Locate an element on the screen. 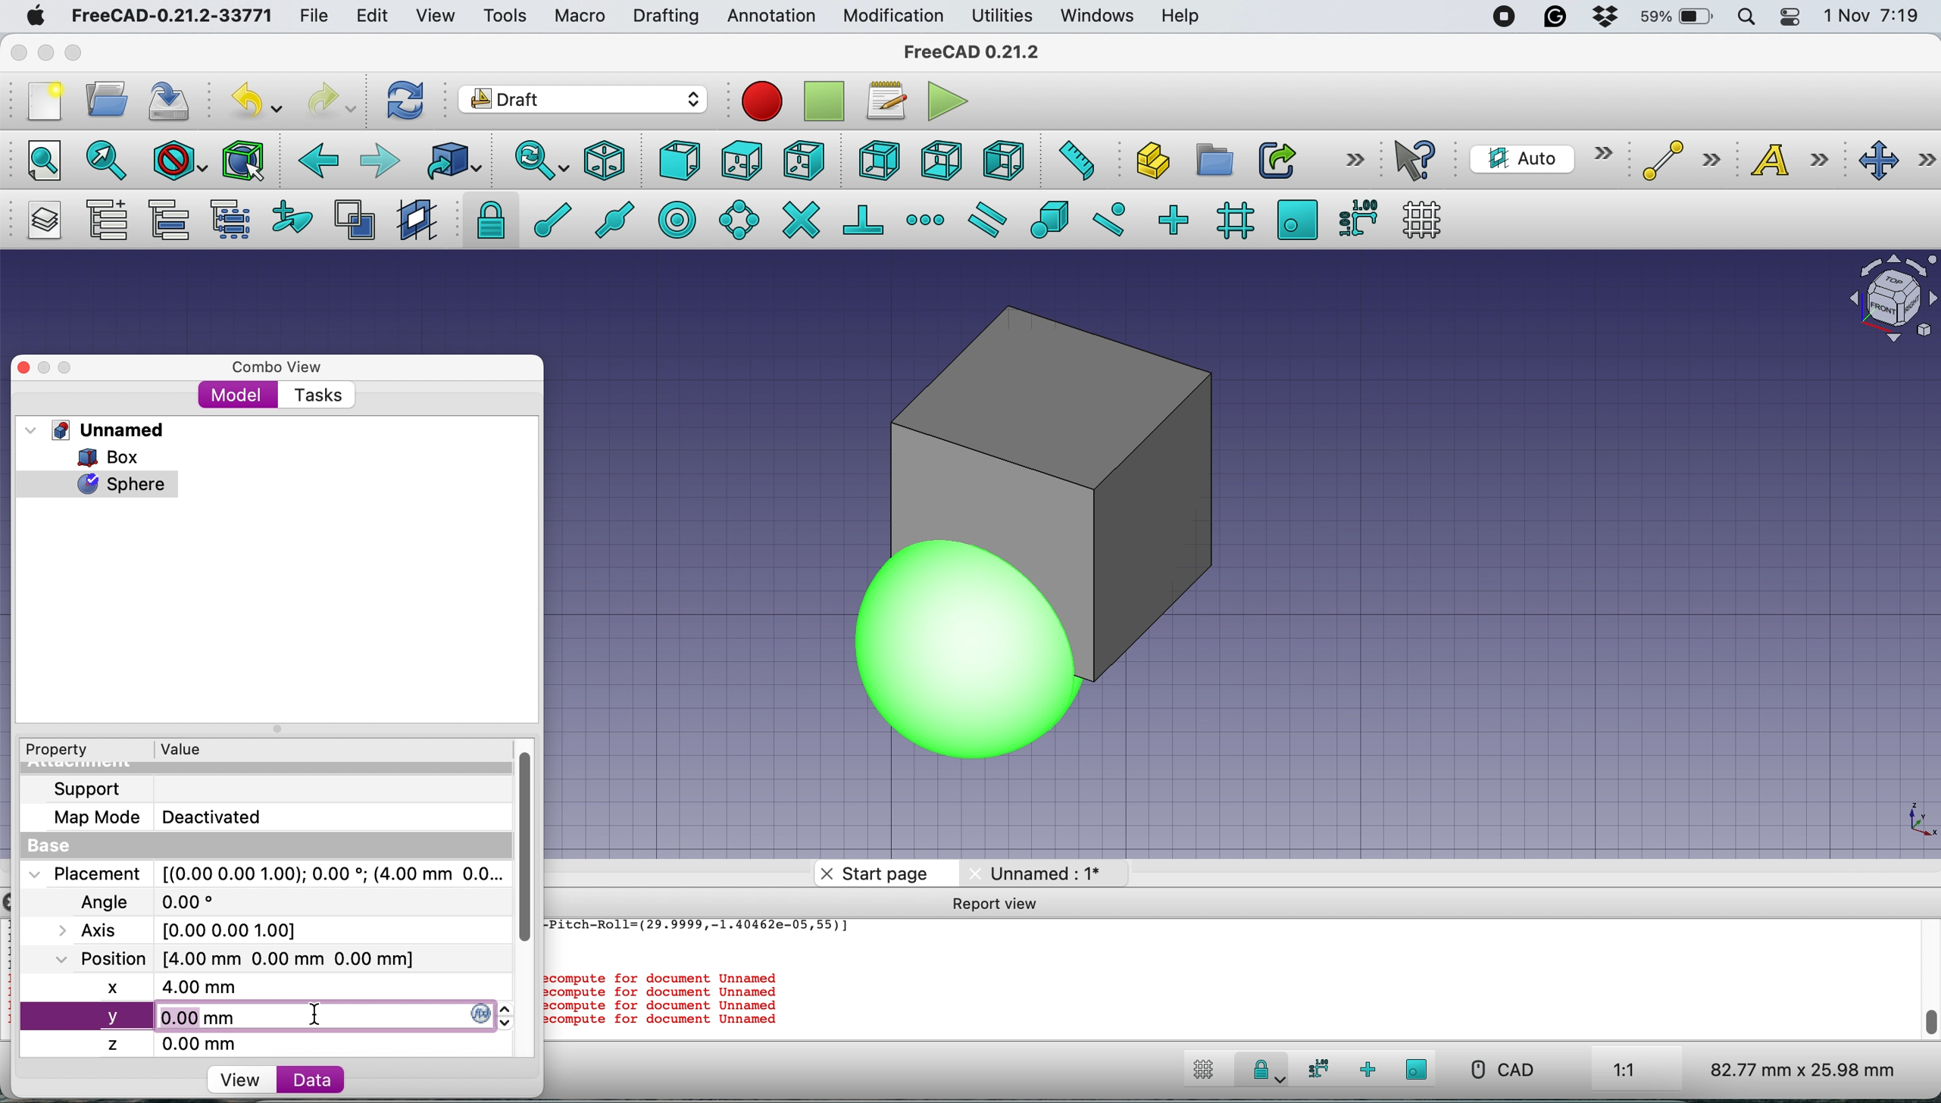  snap parallel is located at coordinates (984, 220).